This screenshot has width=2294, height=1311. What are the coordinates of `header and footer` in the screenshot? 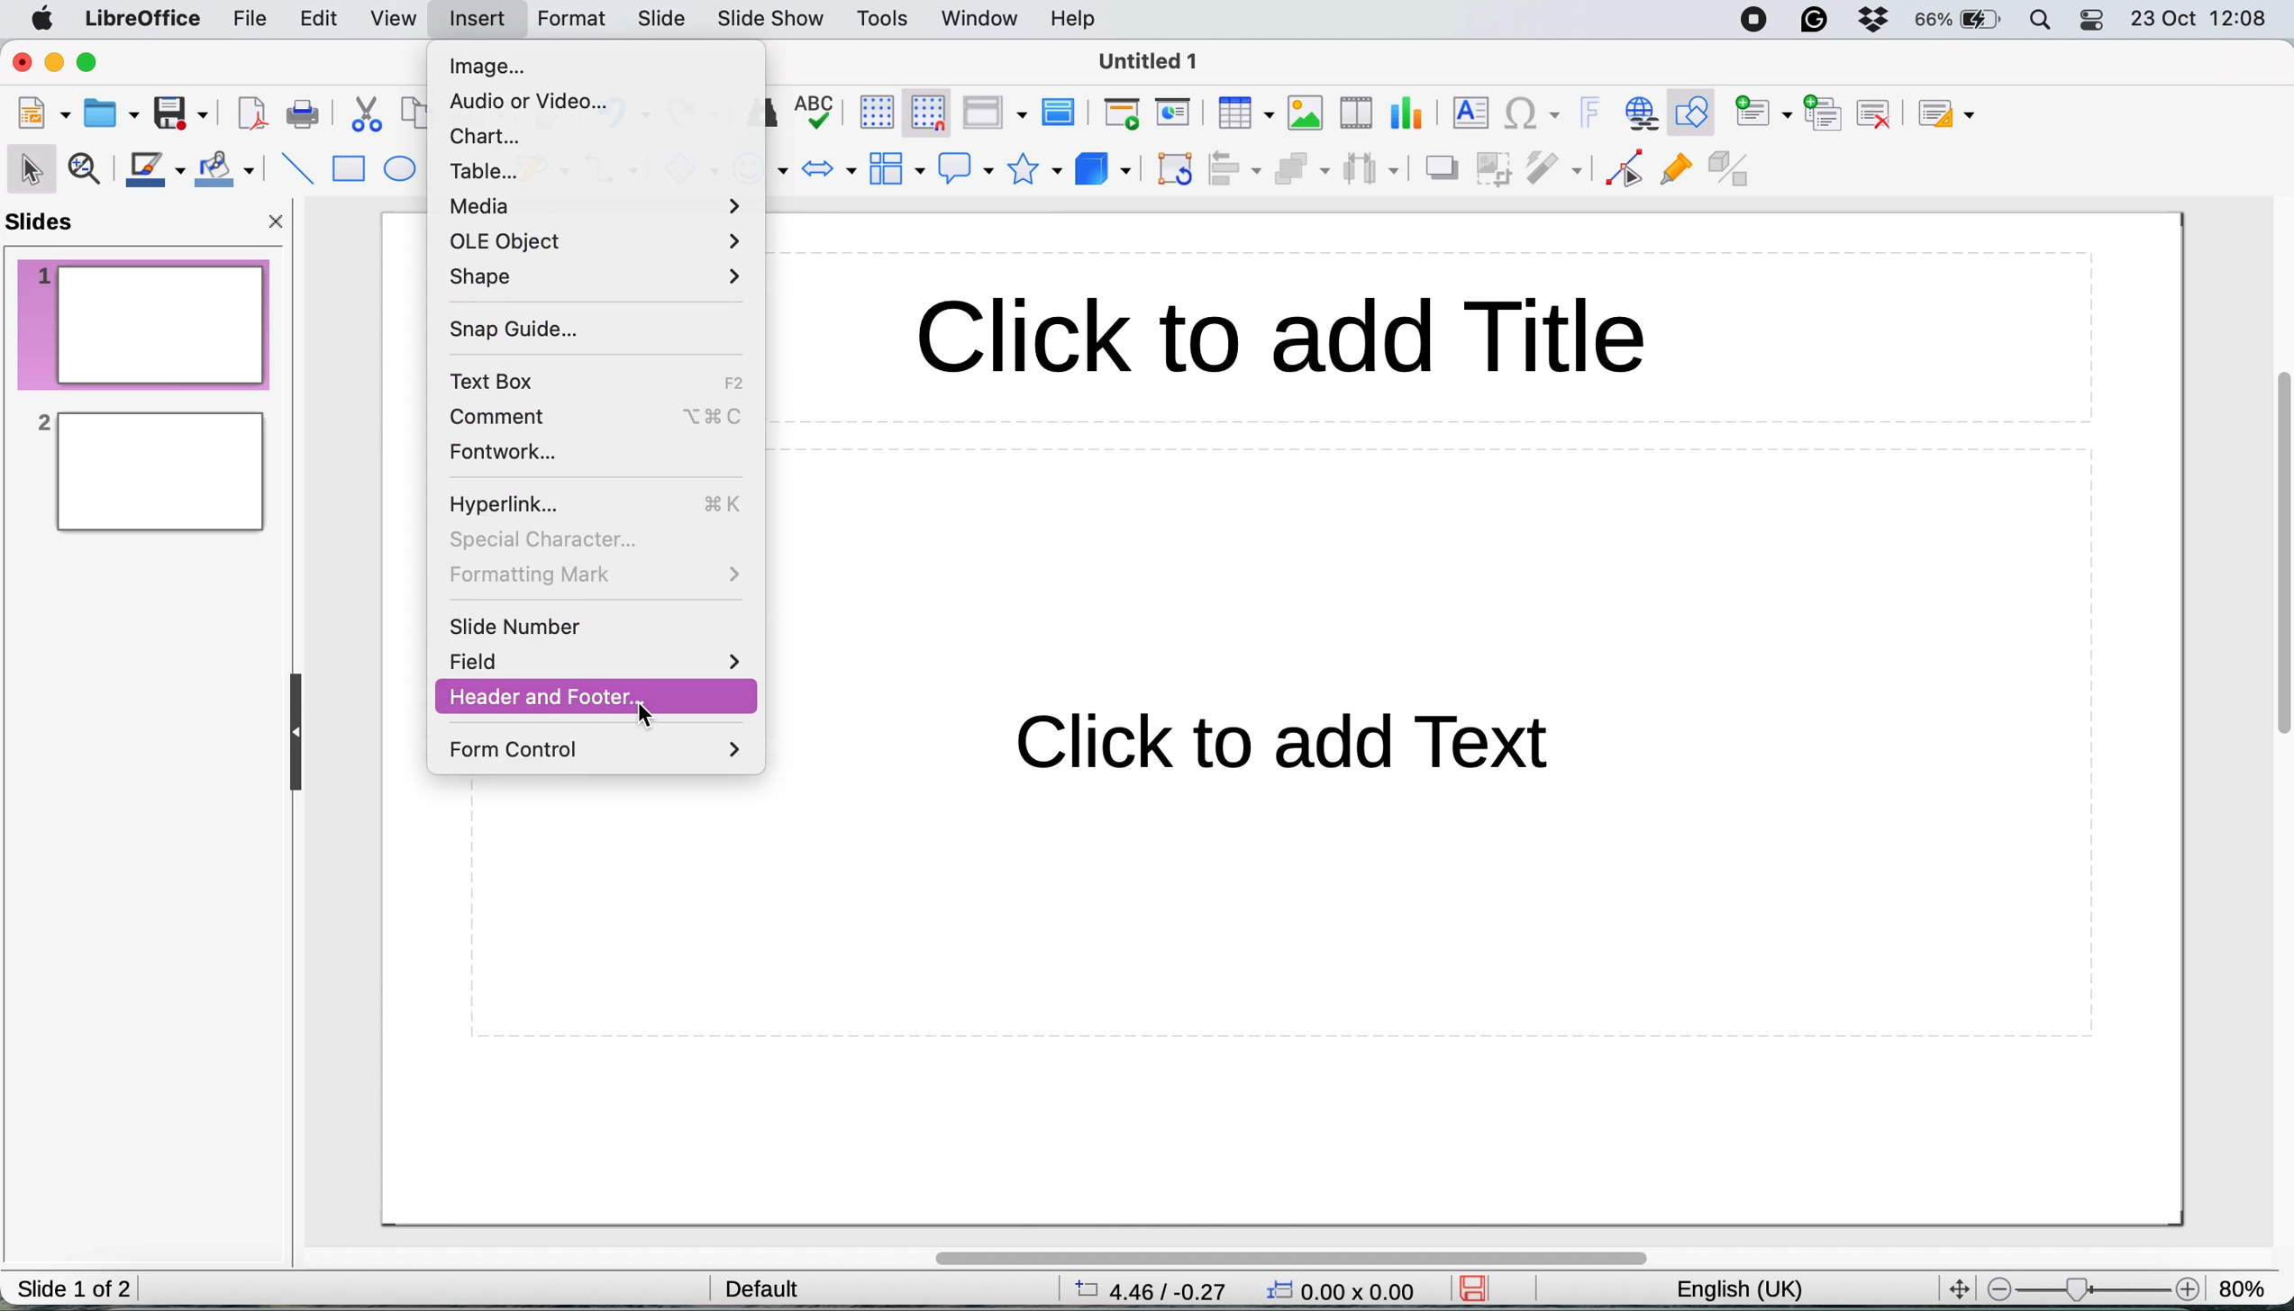 It's located at (554, 695).